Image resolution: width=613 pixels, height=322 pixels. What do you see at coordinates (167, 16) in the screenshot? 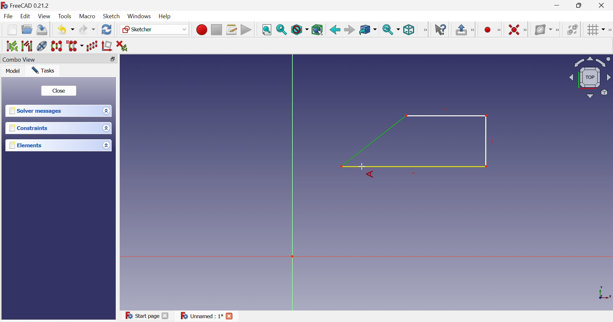
I see `Help` at bounding box center [167, 16].